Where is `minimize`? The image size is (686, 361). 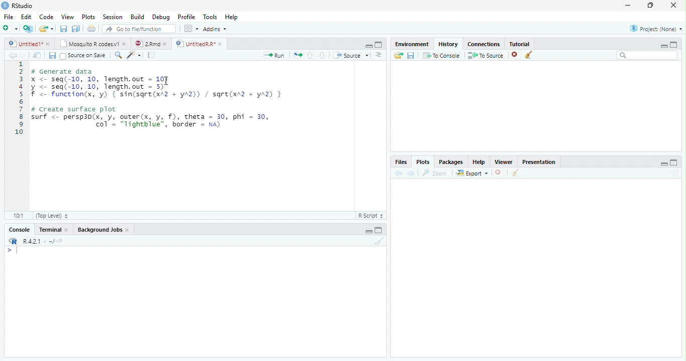 minimize is located at coordinates (664, 46).